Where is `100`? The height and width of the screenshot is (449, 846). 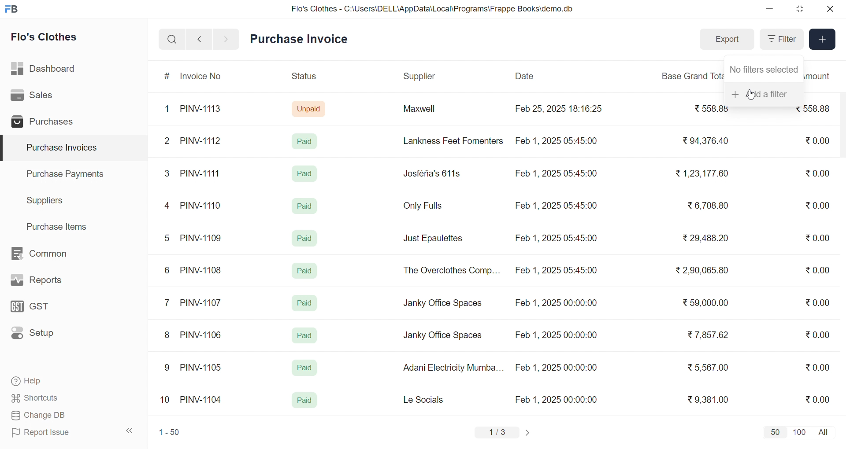 100 is located at coordinates (798, 431).